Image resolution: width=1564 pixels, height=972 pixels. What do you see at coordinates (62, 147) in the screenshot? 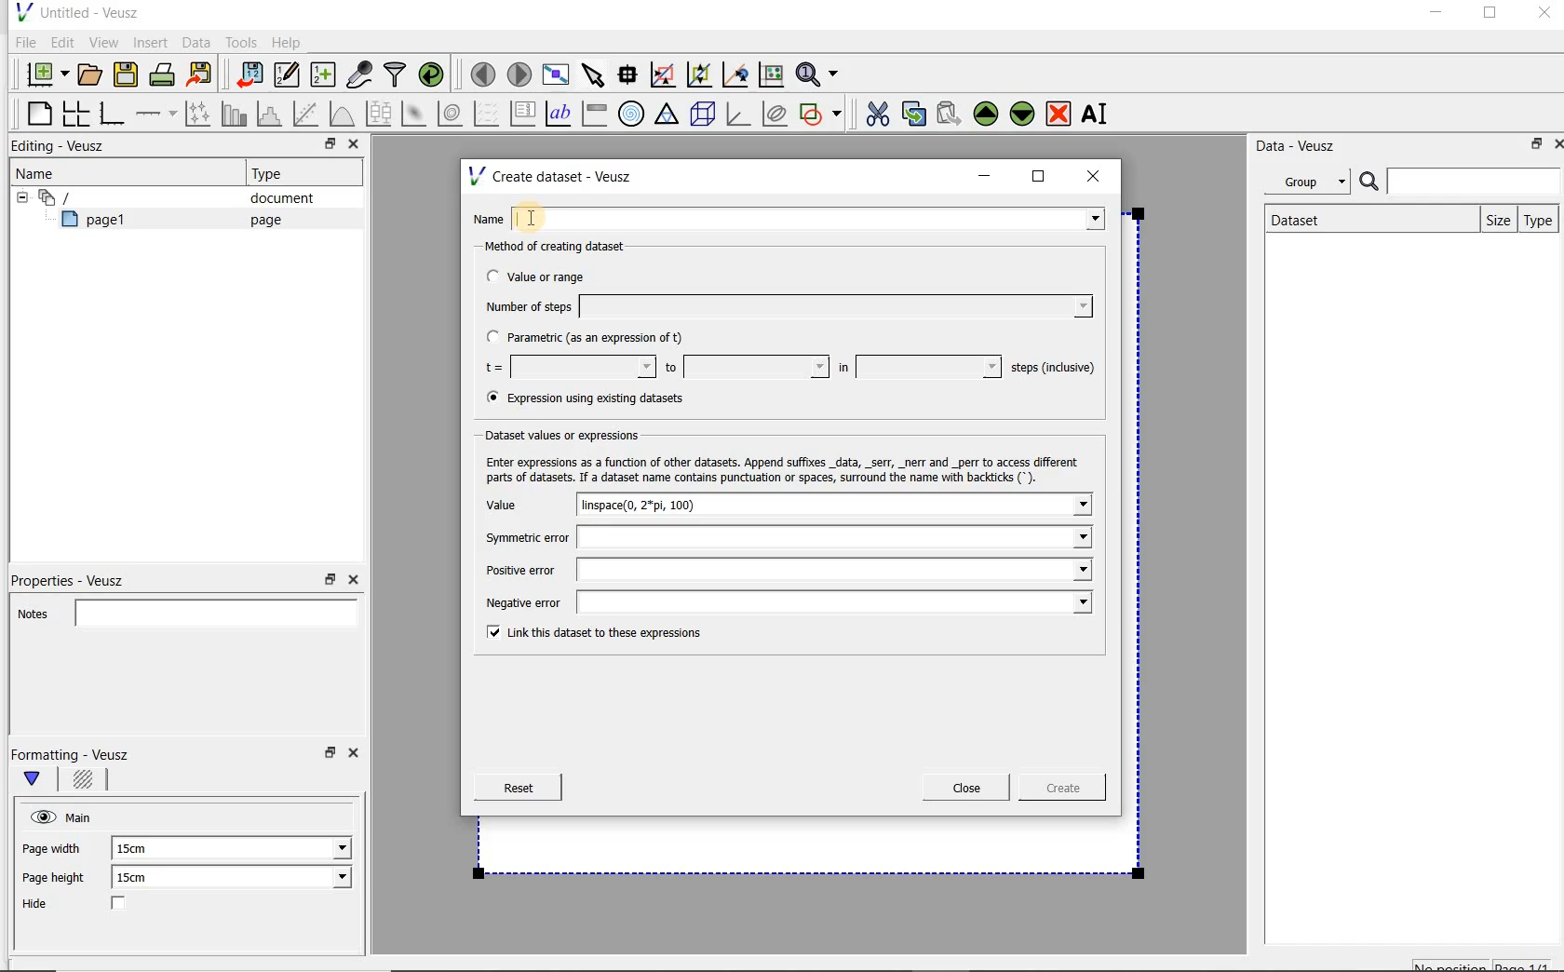
I see `Editing - Veusz` at bounding box center [62, 147].